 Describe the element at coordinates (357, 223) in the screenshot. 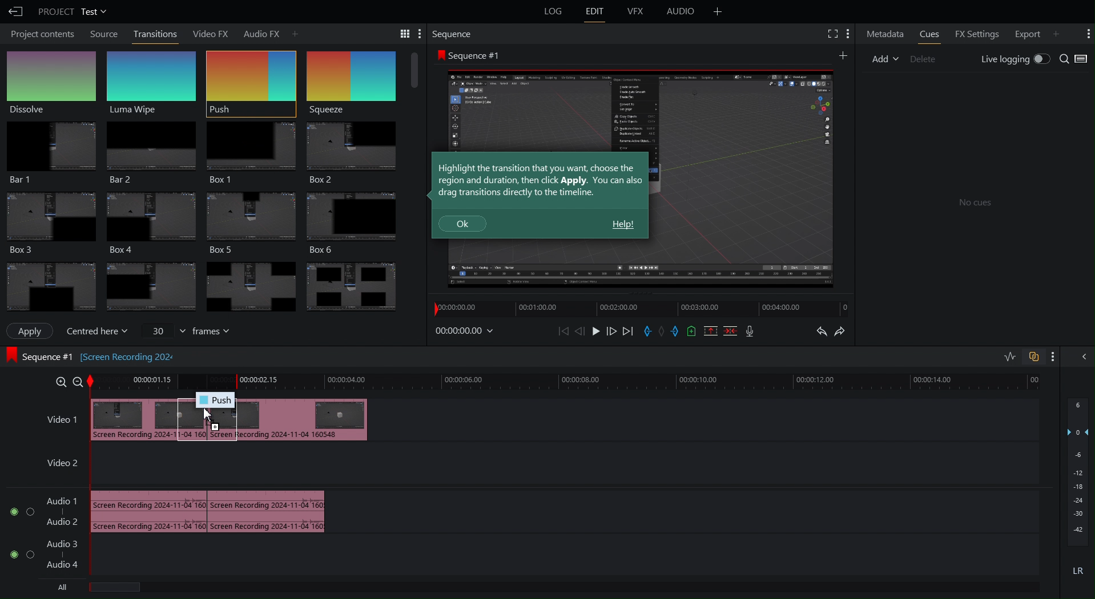

I see `Box 6` at that location.